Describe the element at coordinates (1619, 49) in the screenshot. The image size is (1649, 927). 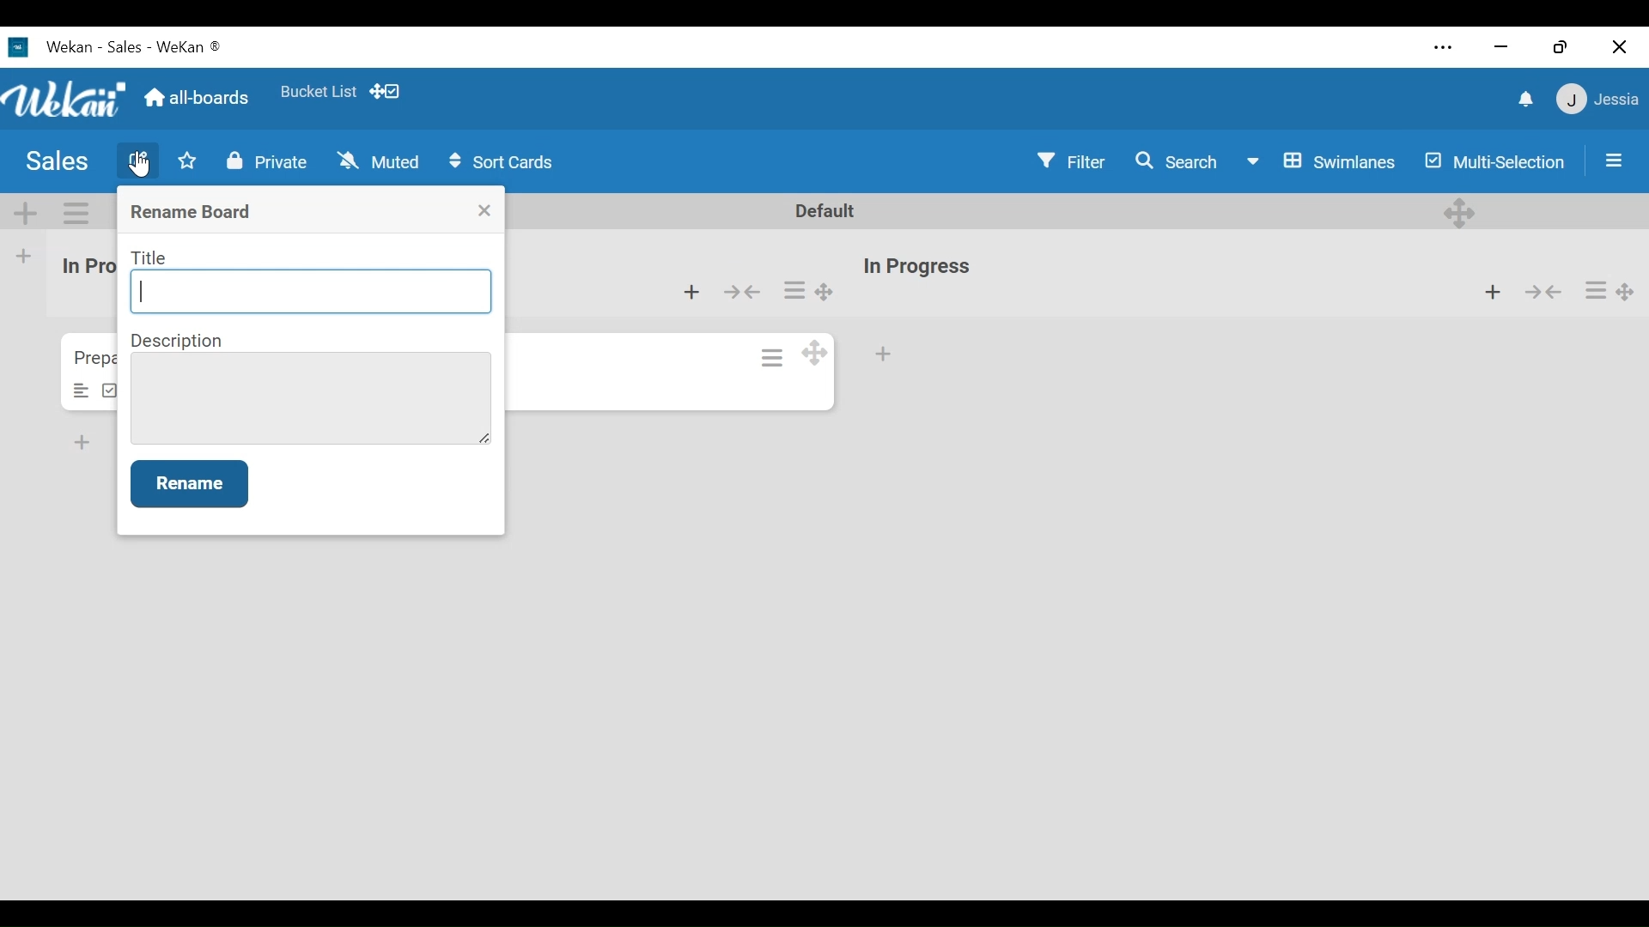
I see `Close` at that location.